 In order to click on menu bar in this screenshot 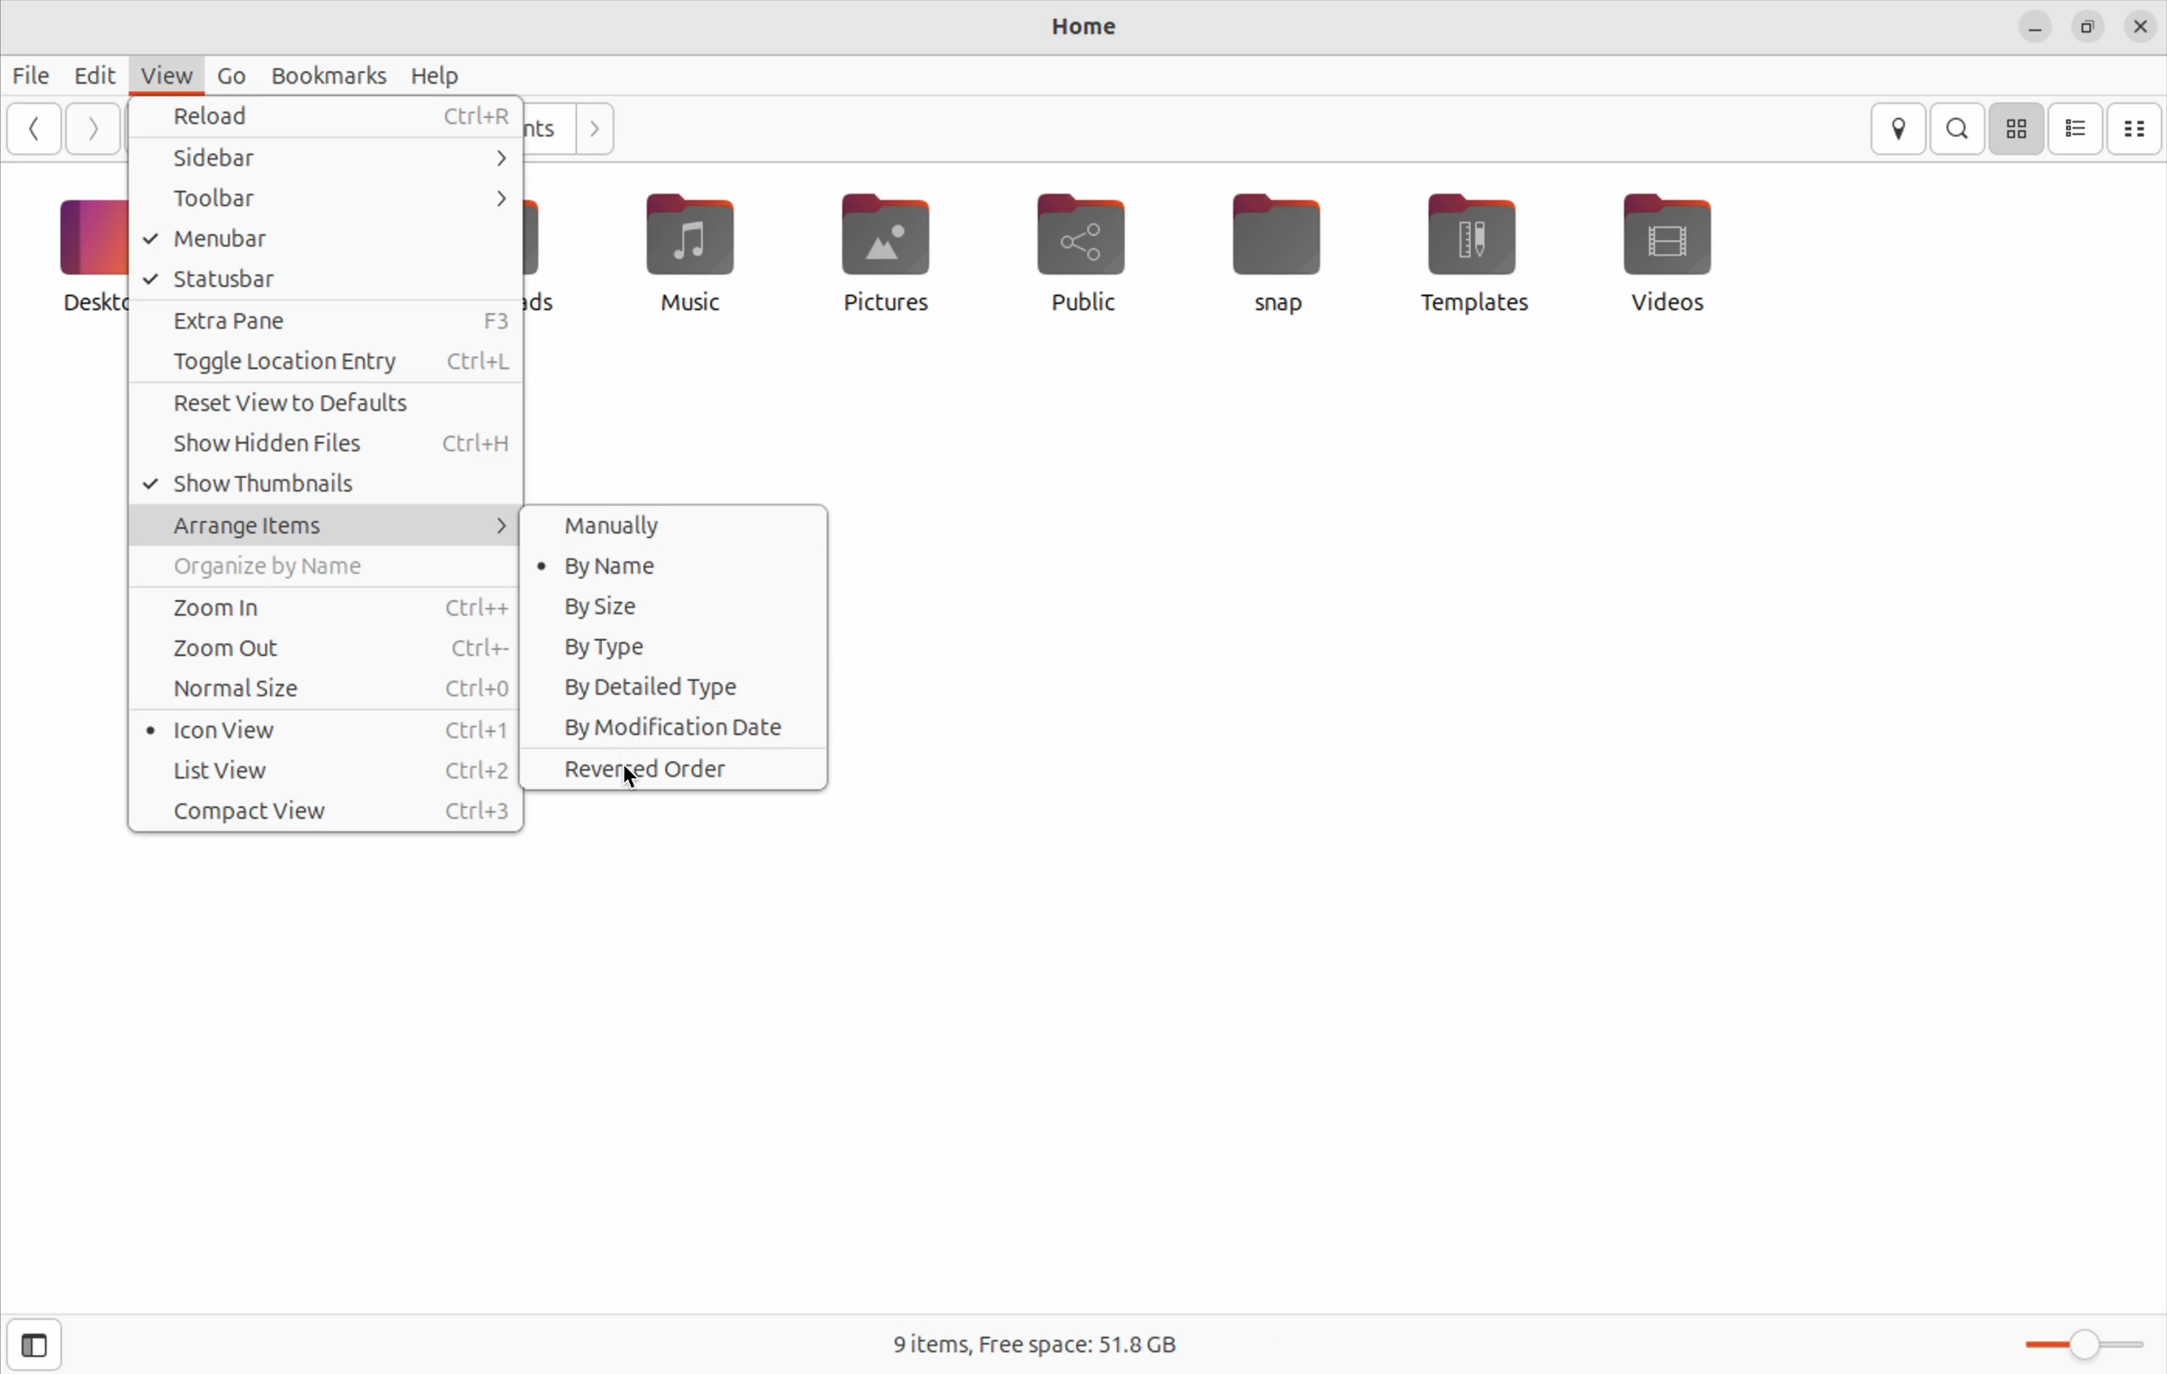, I will do `click(329, 240)`.